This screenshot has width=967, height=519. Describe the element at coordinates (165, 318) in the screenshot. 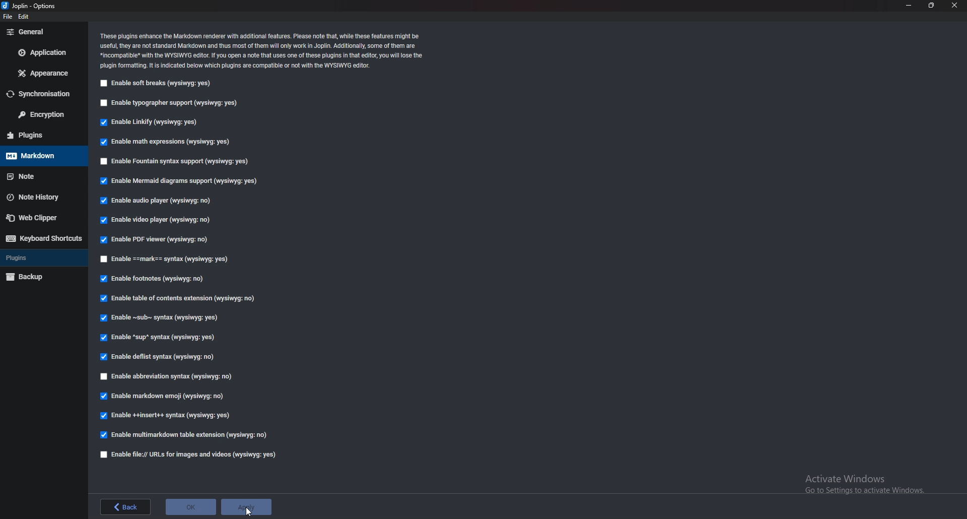

I see `enable Sub Syntax` at that location.